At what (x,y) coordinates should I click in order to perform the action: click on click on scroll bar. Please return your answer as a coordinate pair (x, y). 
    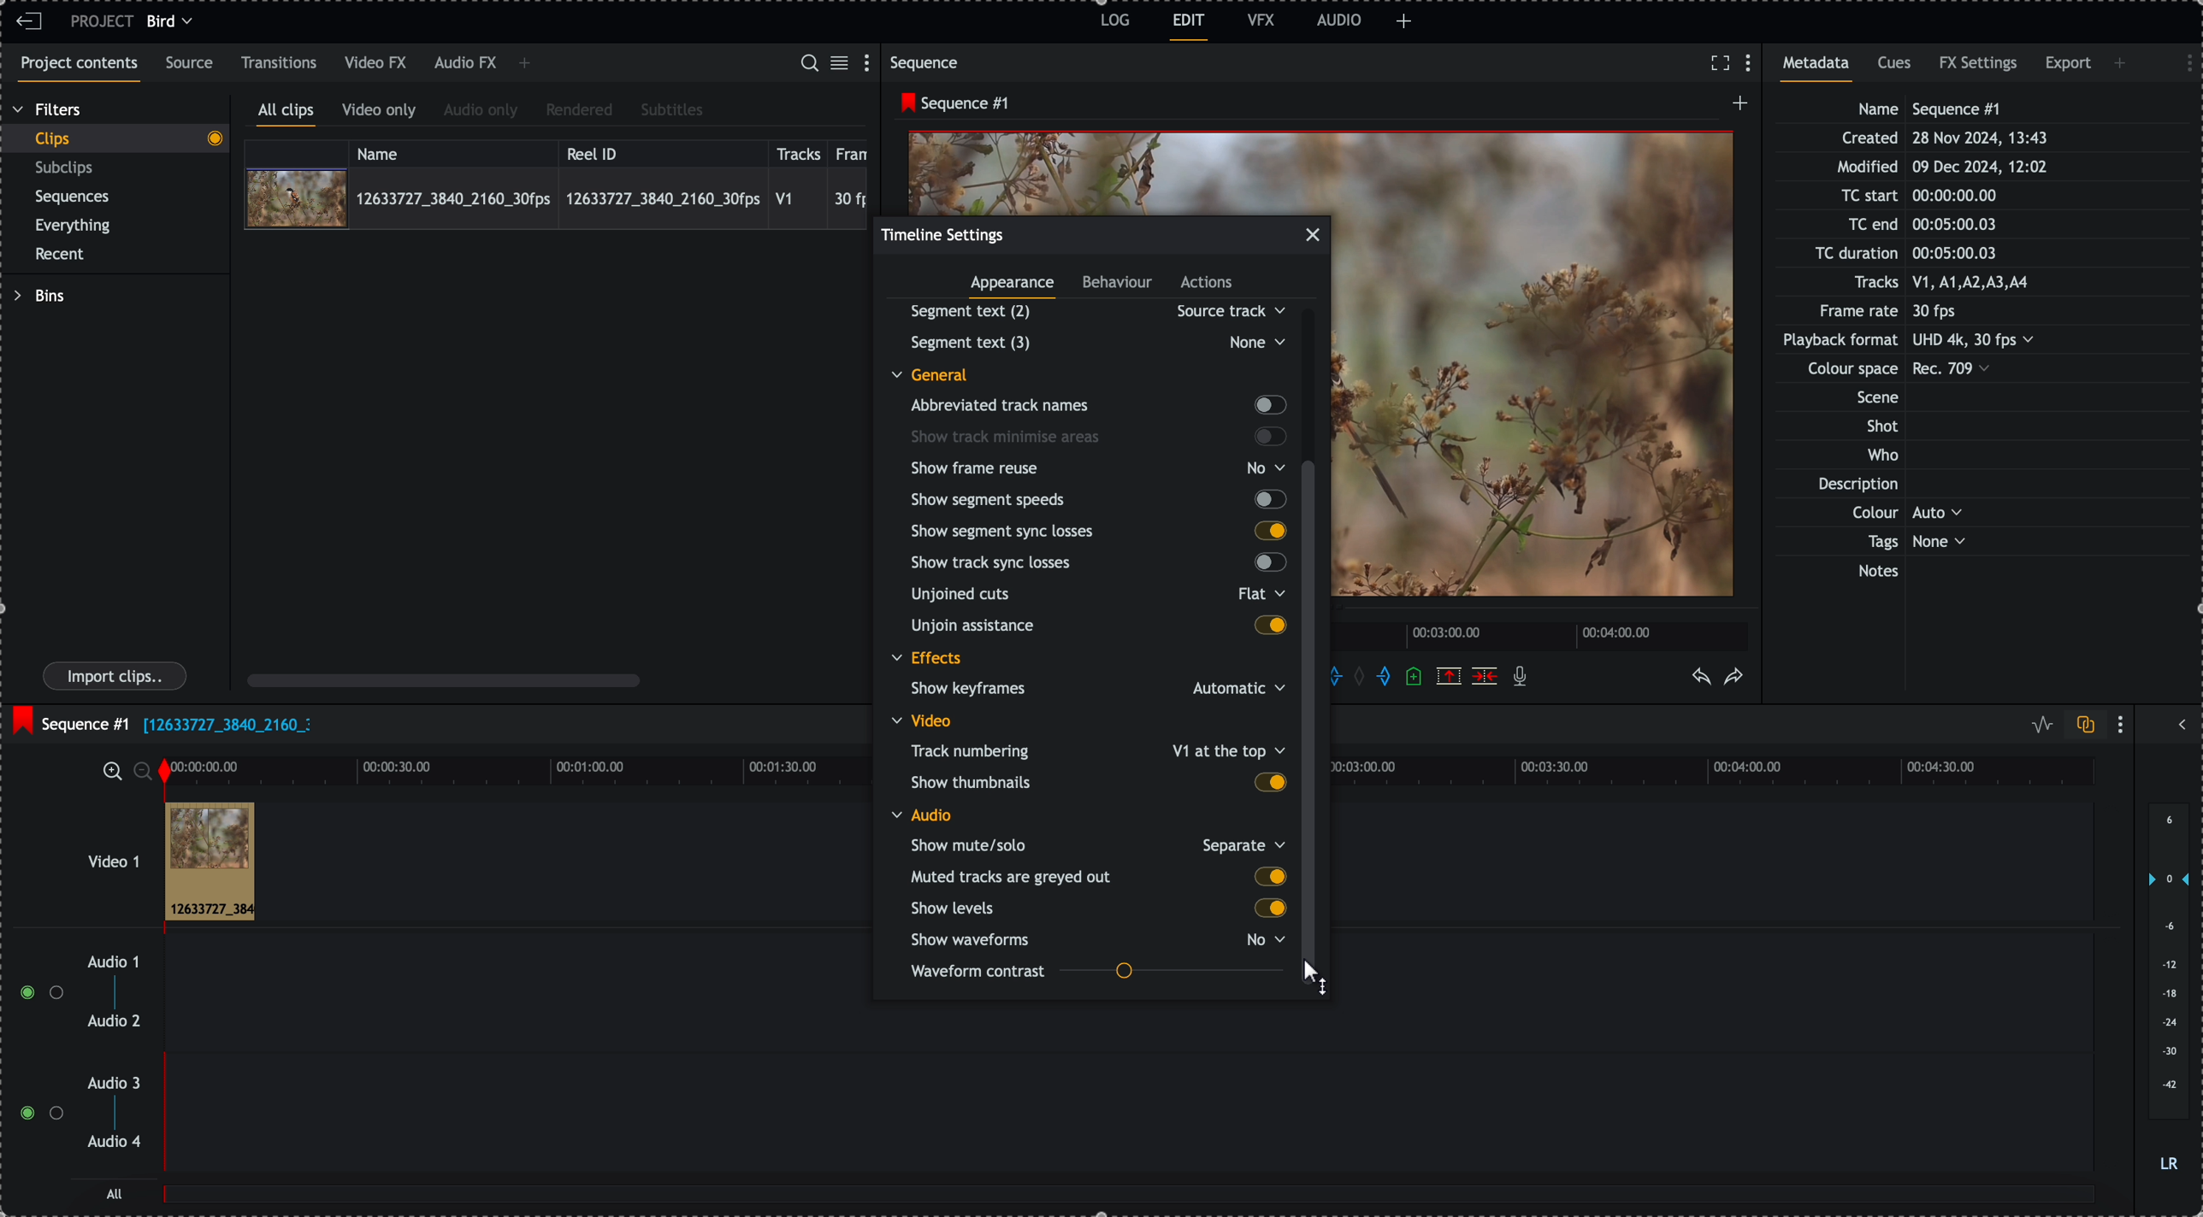
    Looking at the image, I should click on (1314, 573).